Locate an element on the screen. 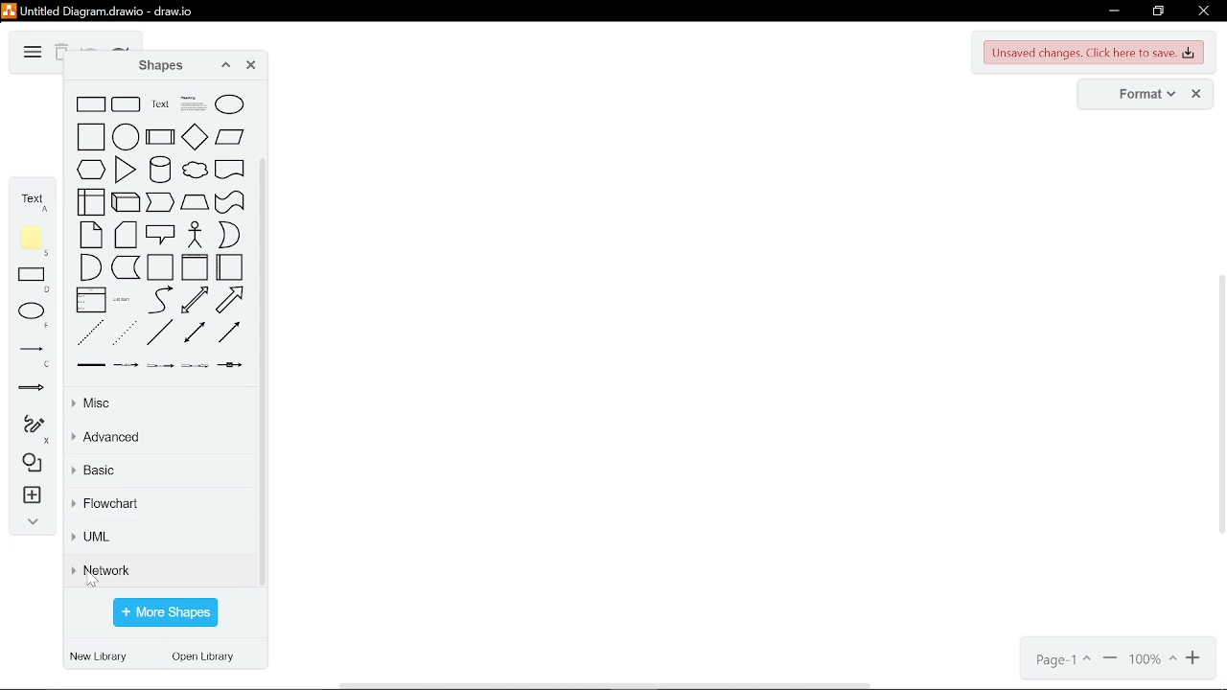  step is located at coordinates (161, 202).